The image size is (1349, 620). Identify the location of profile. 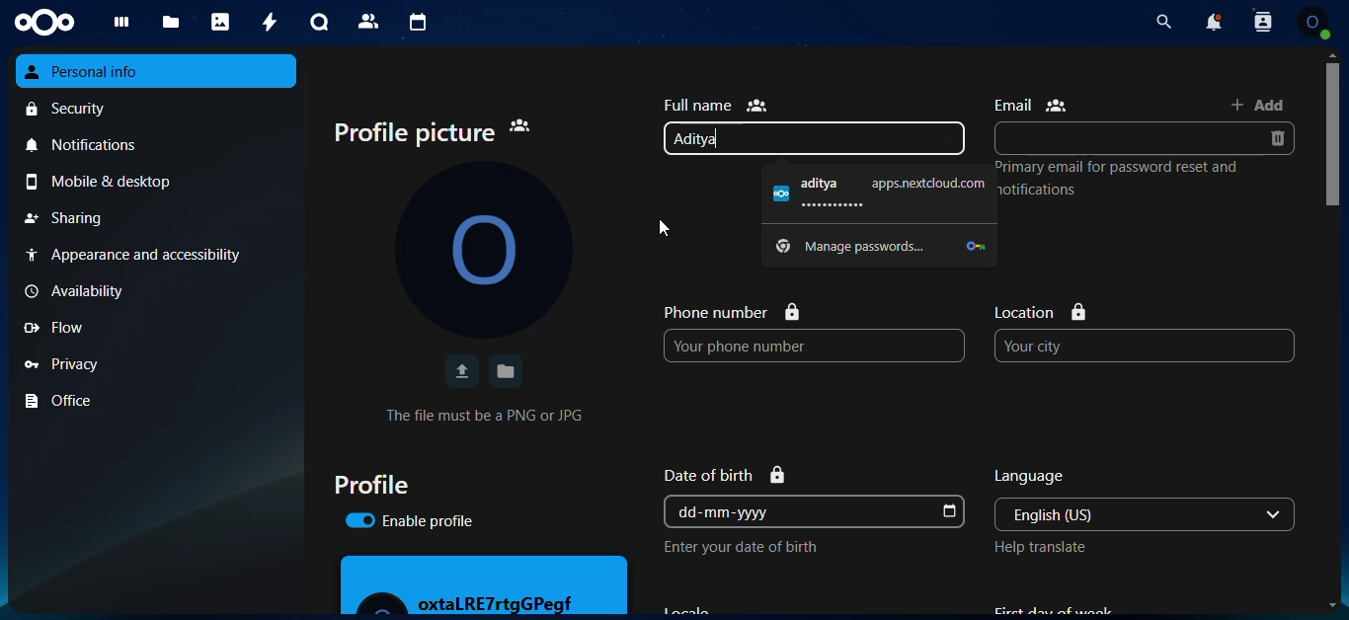
(370, 484).